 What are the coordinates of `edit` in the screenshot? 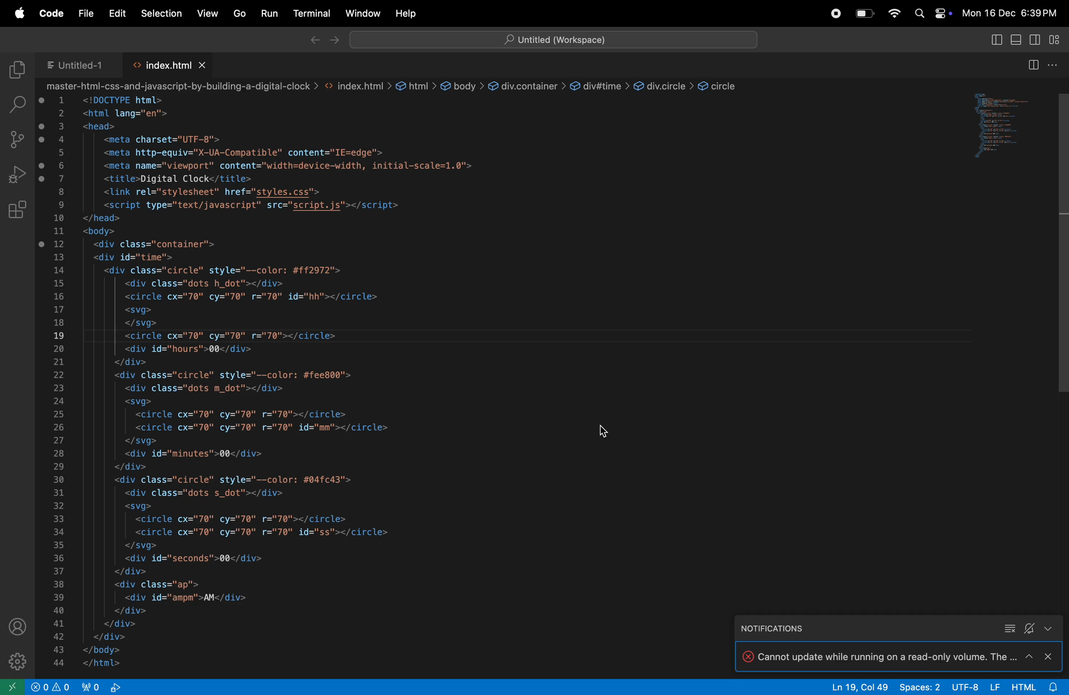 It's located at (119, 13).